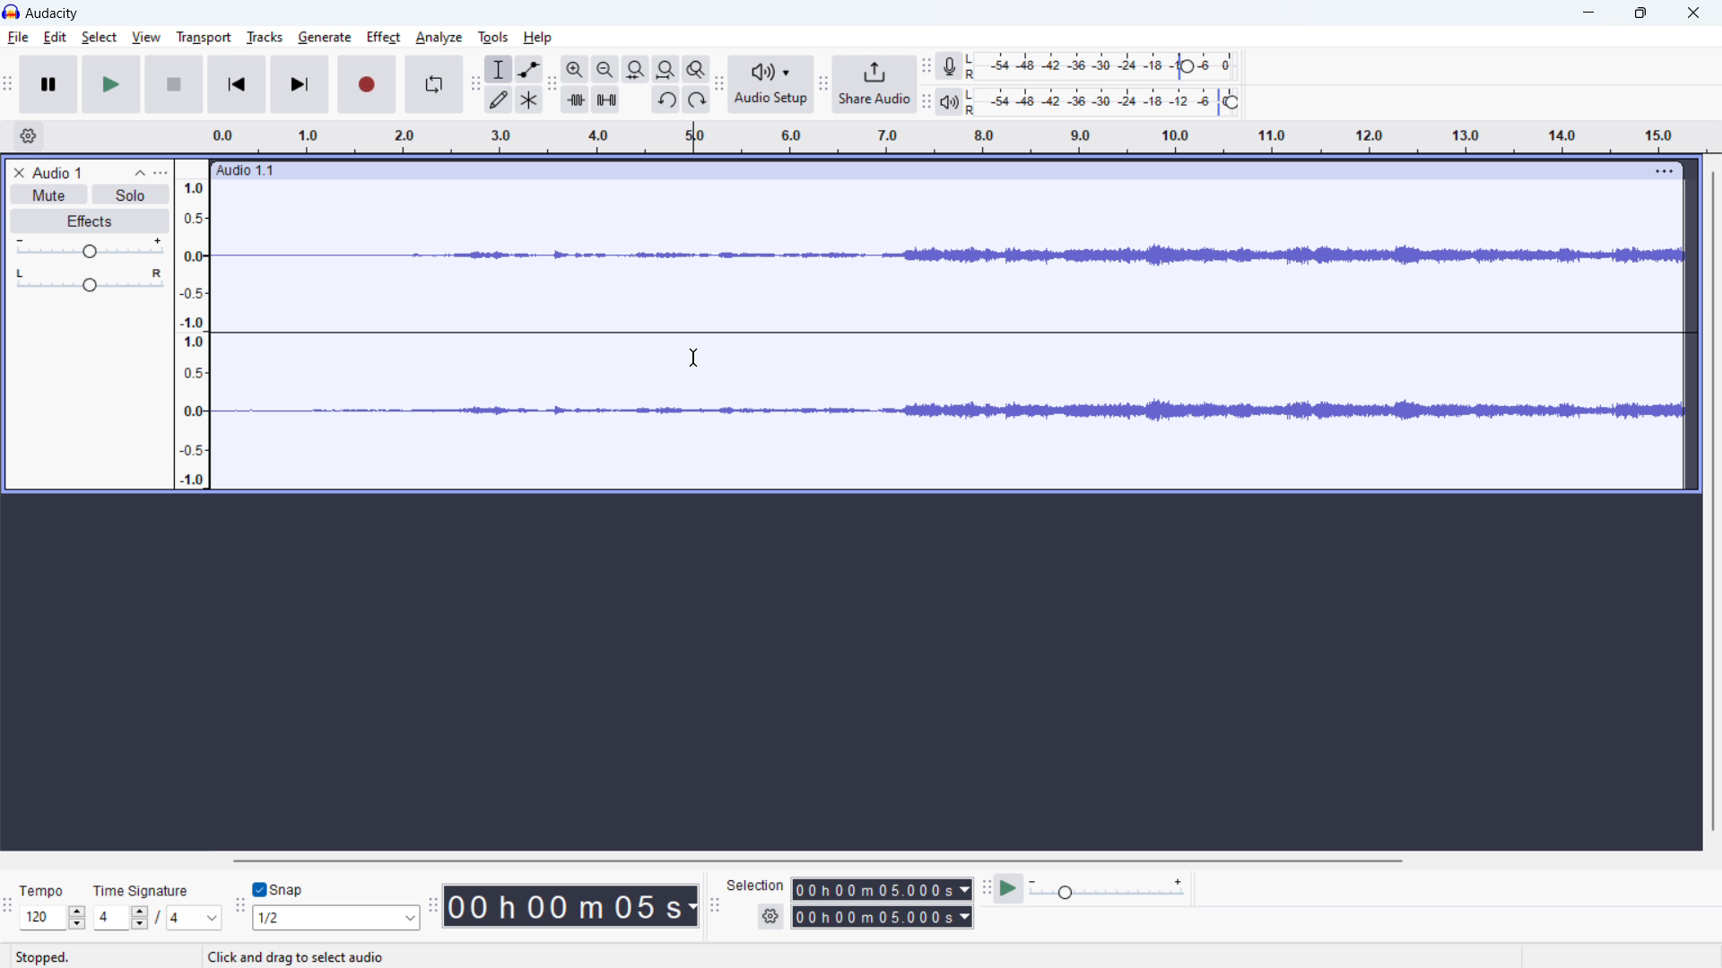  I want to click on waveform, so click(950, 254).